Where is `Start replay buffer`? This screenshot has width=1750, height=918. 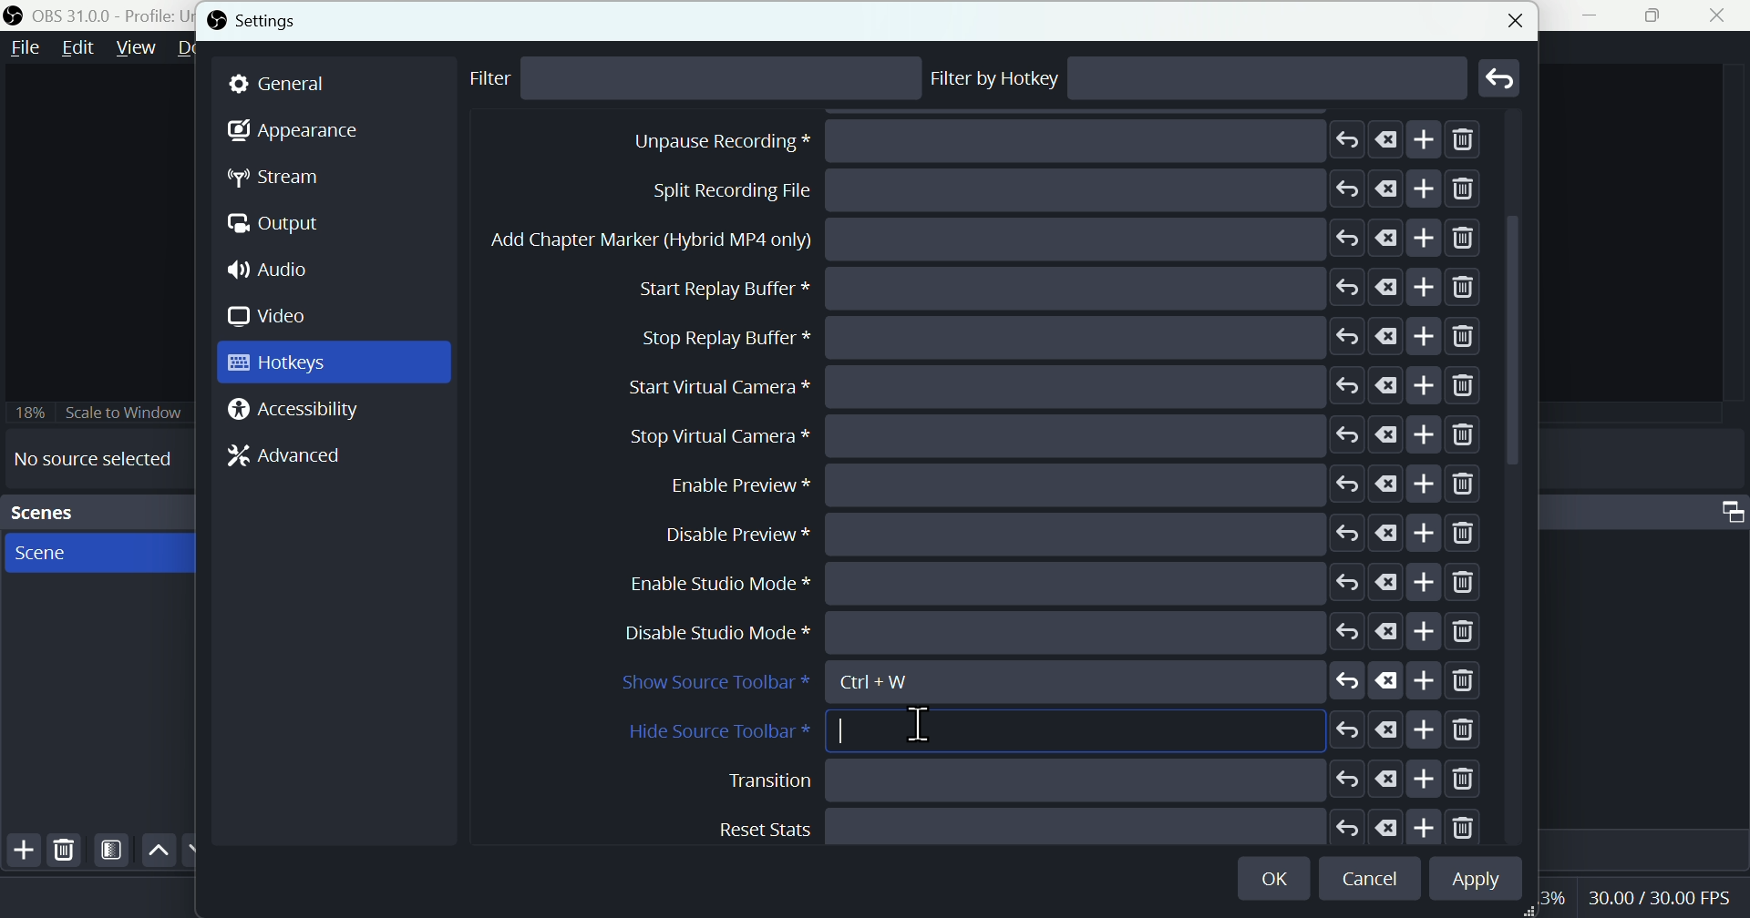
Start replay buffer is located at coordinates (1059, 482).